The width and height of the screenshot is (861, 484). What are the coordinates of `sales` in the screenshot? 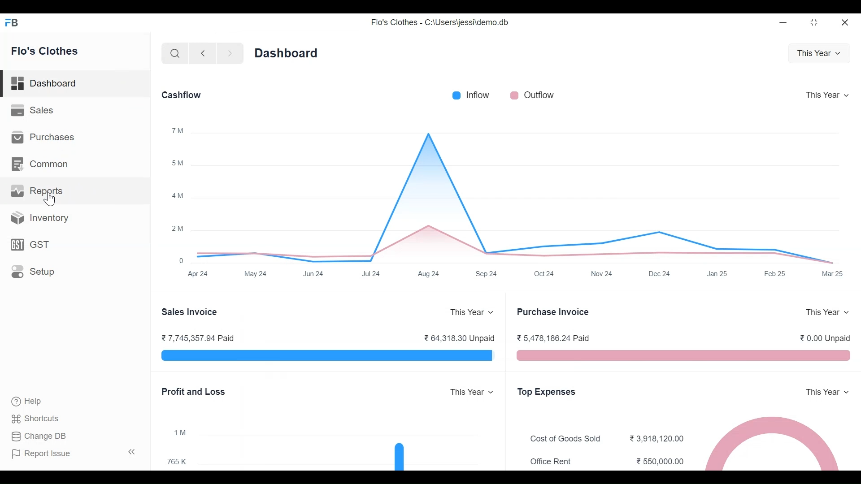 It's located at (34, 110).